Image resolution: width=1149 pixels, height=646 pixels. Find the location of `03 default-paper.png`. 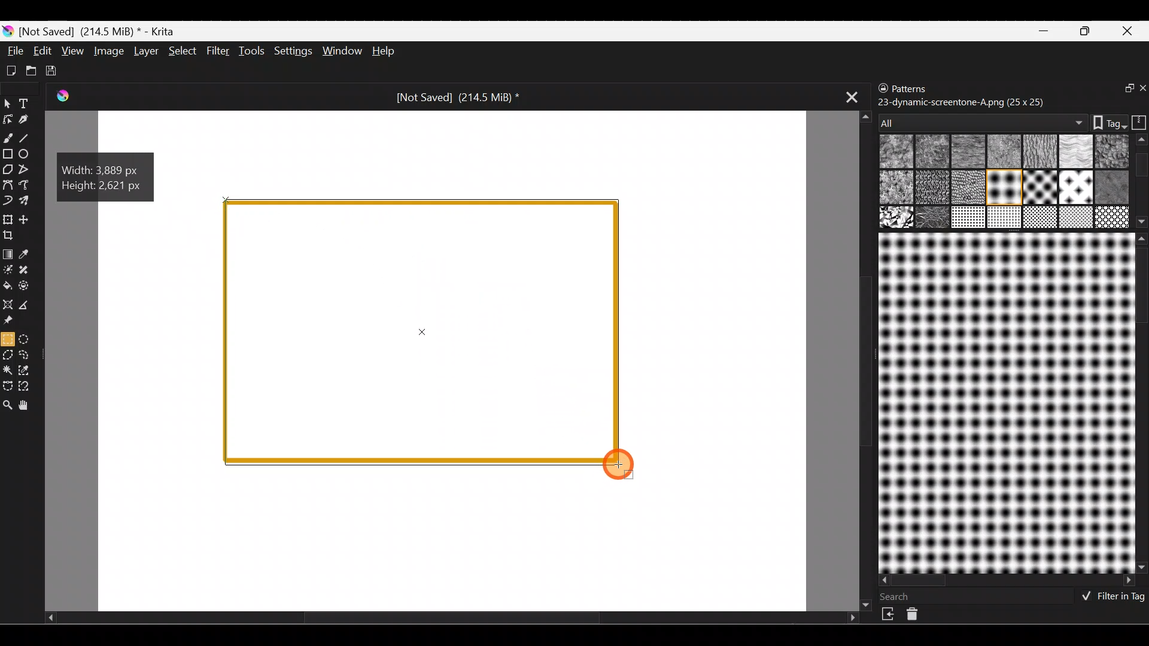

03 default-paper.png is located at coordinates (1002, 153).